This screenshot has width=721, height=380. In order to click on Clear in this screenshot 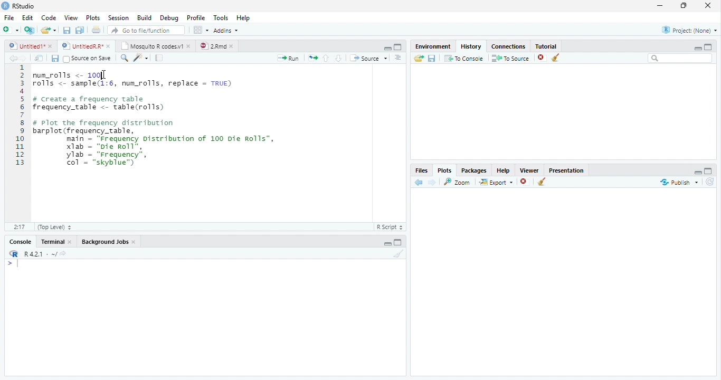, I will do `click(398, 253)`.